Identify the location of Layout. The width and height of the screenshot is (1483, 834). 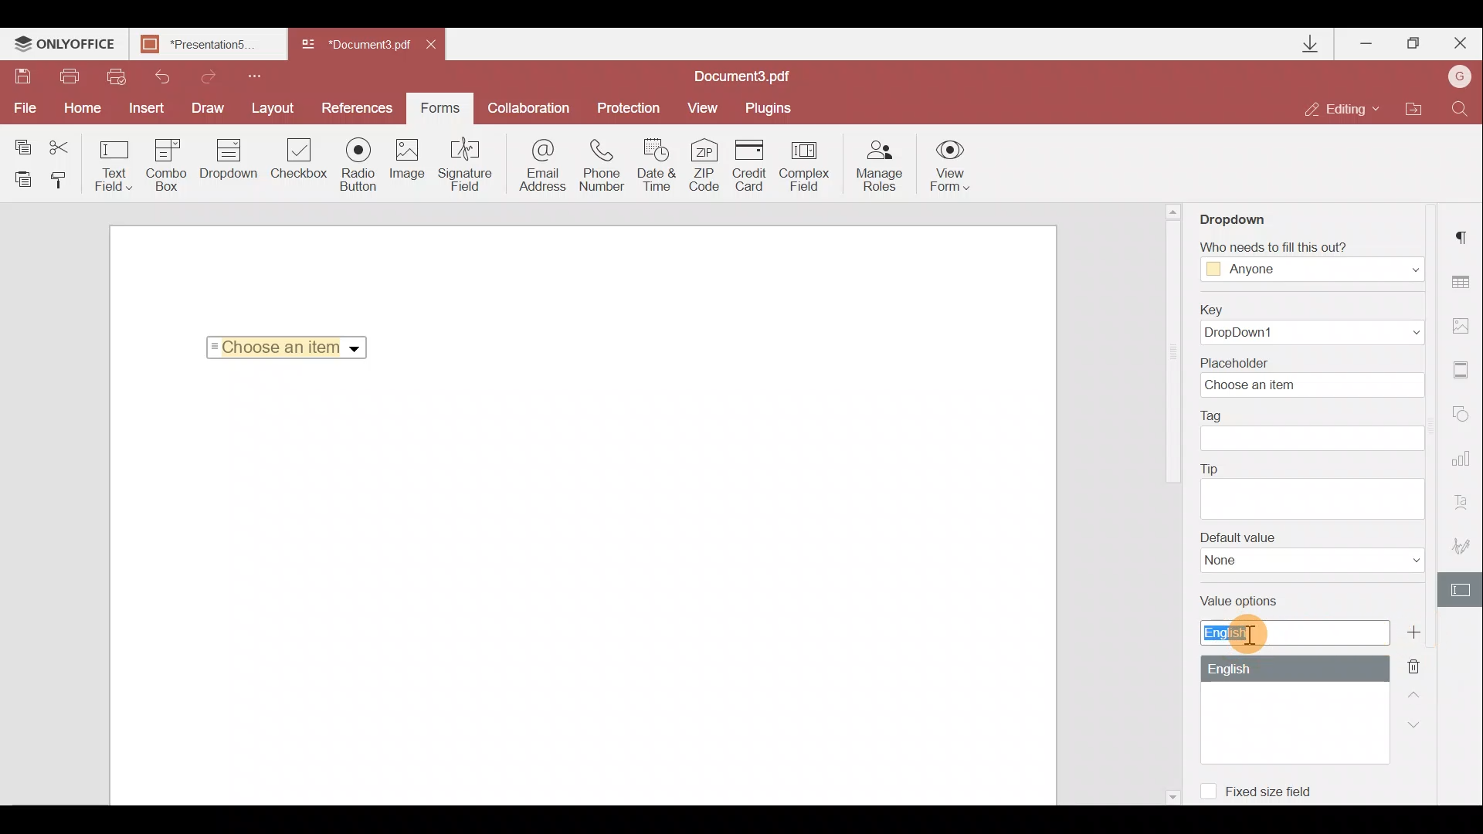
(274, 106).